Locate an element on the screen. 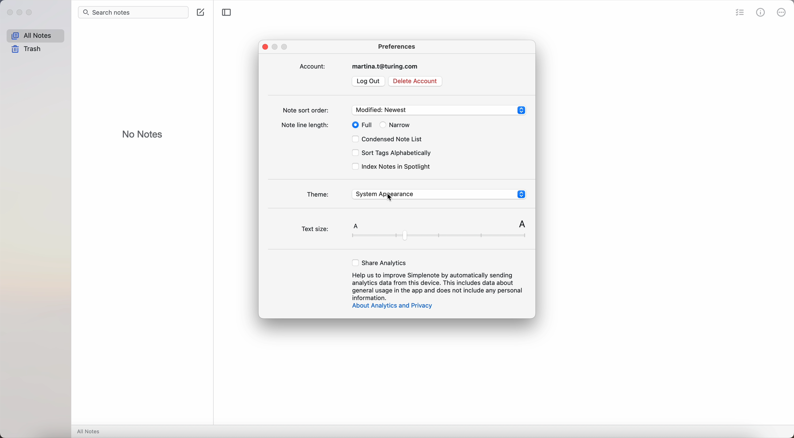 This screenshot has height=438, width=794. close Simplenote is located at coordinates (9, 12).